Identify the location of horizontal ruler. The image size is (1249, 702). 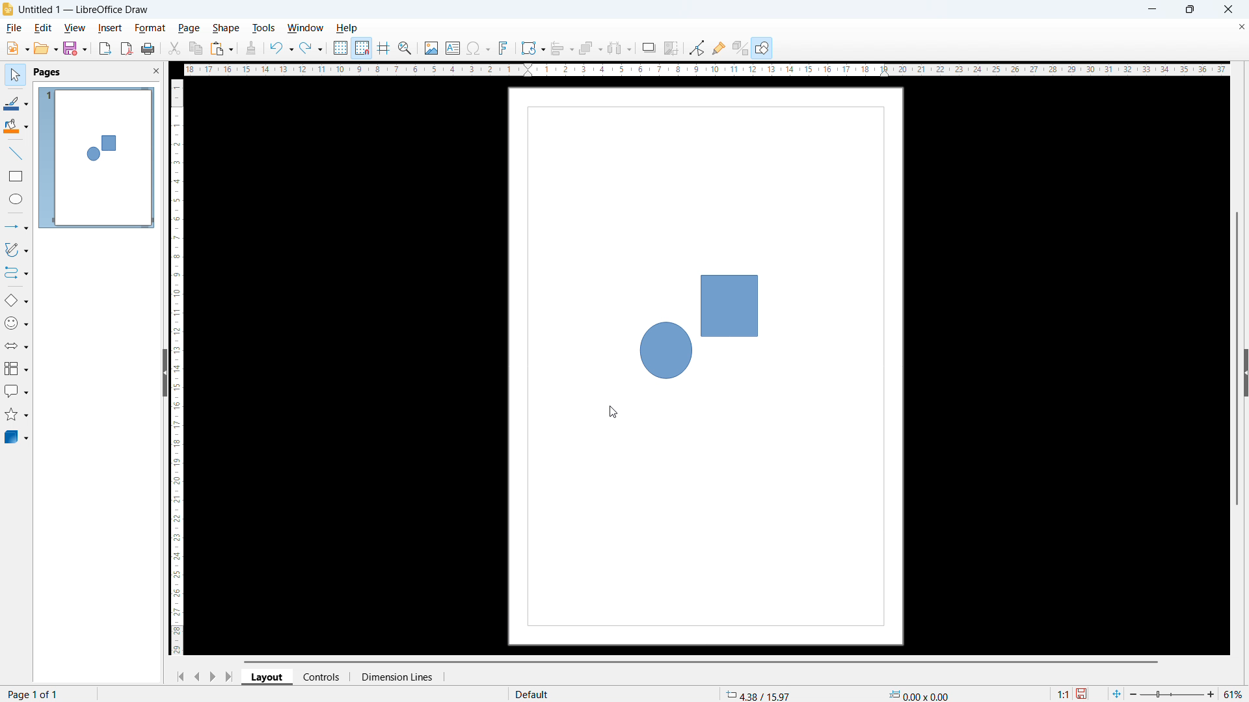
(706, 70).